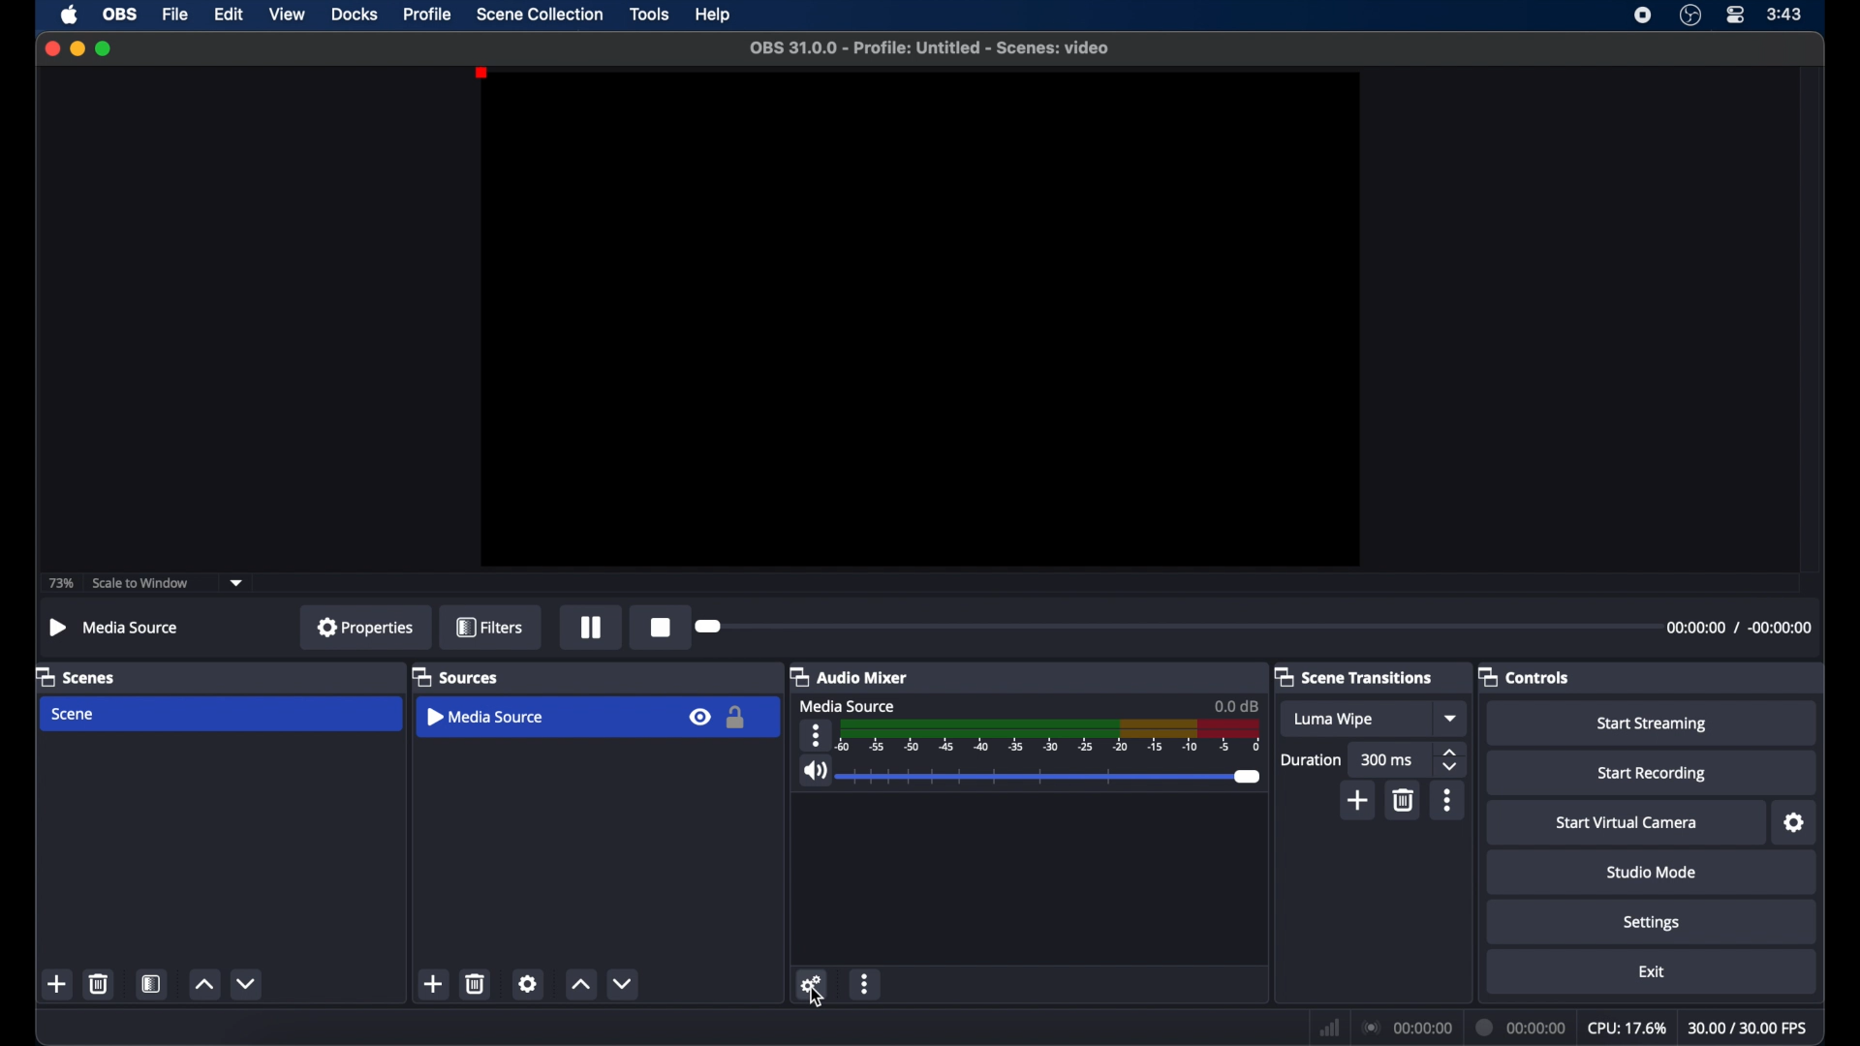  I want to click on apple icon, so click(71, 15).